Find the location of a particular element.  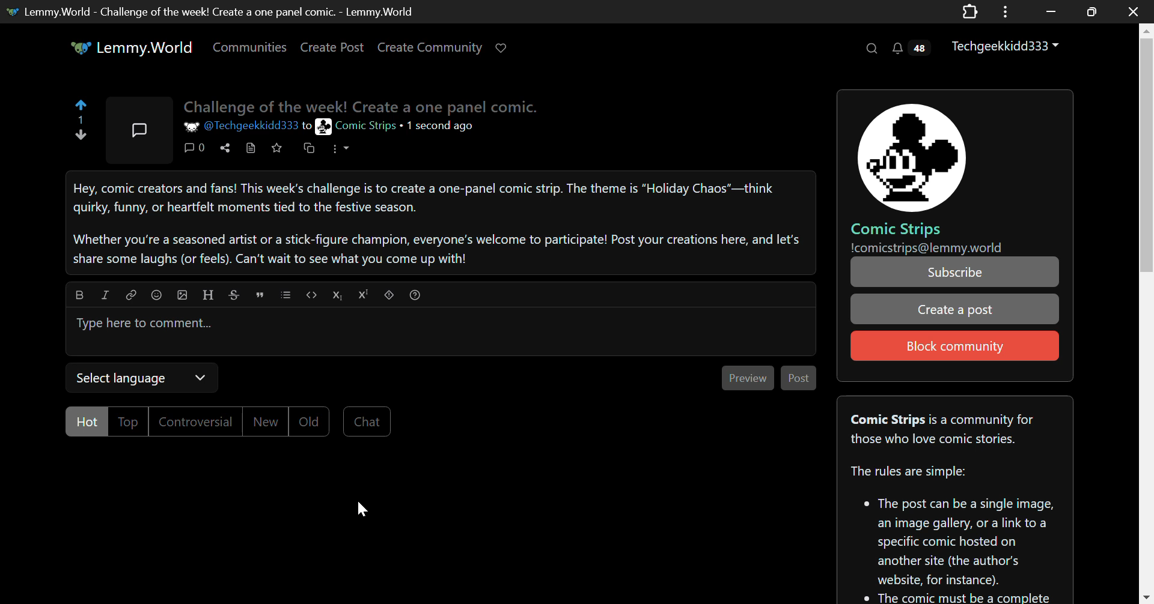

Comic Strips Community PFP is located at coordinates (905, 152).